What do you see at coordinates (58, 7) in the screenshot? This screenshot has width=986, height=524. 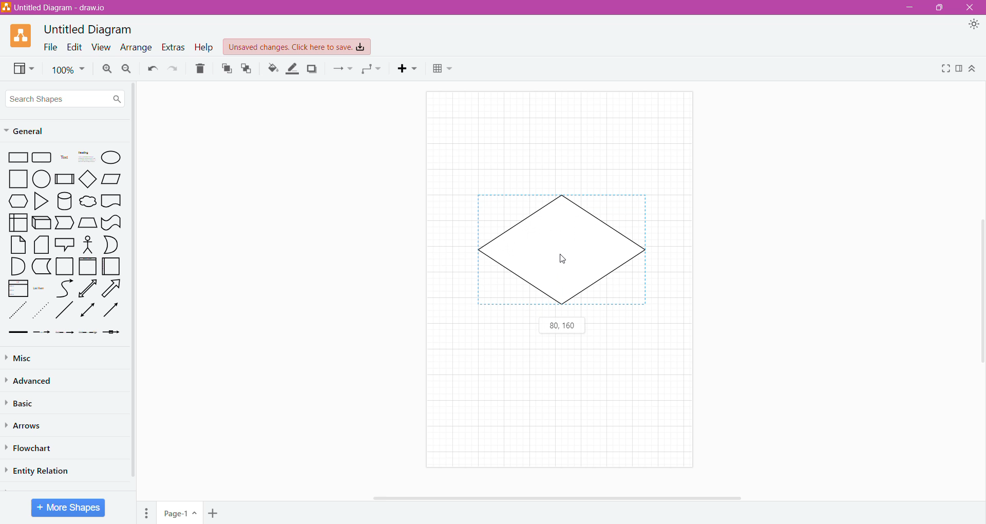 I see `Untitled Diagram - draw.io` at bounding box center [58, 7].